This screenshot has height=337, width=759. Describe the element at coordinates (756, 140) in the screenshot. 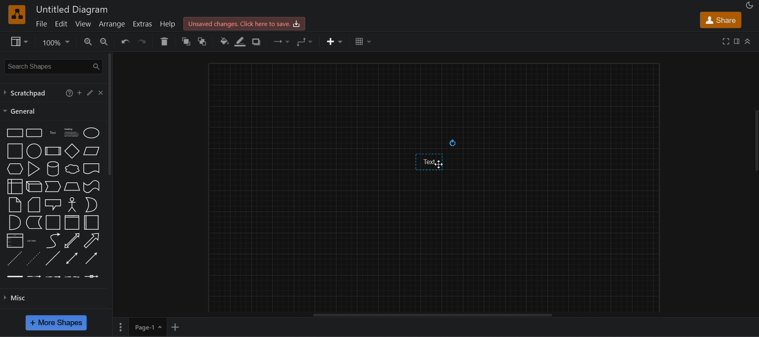

I see `Vertical slide bar` at that location.